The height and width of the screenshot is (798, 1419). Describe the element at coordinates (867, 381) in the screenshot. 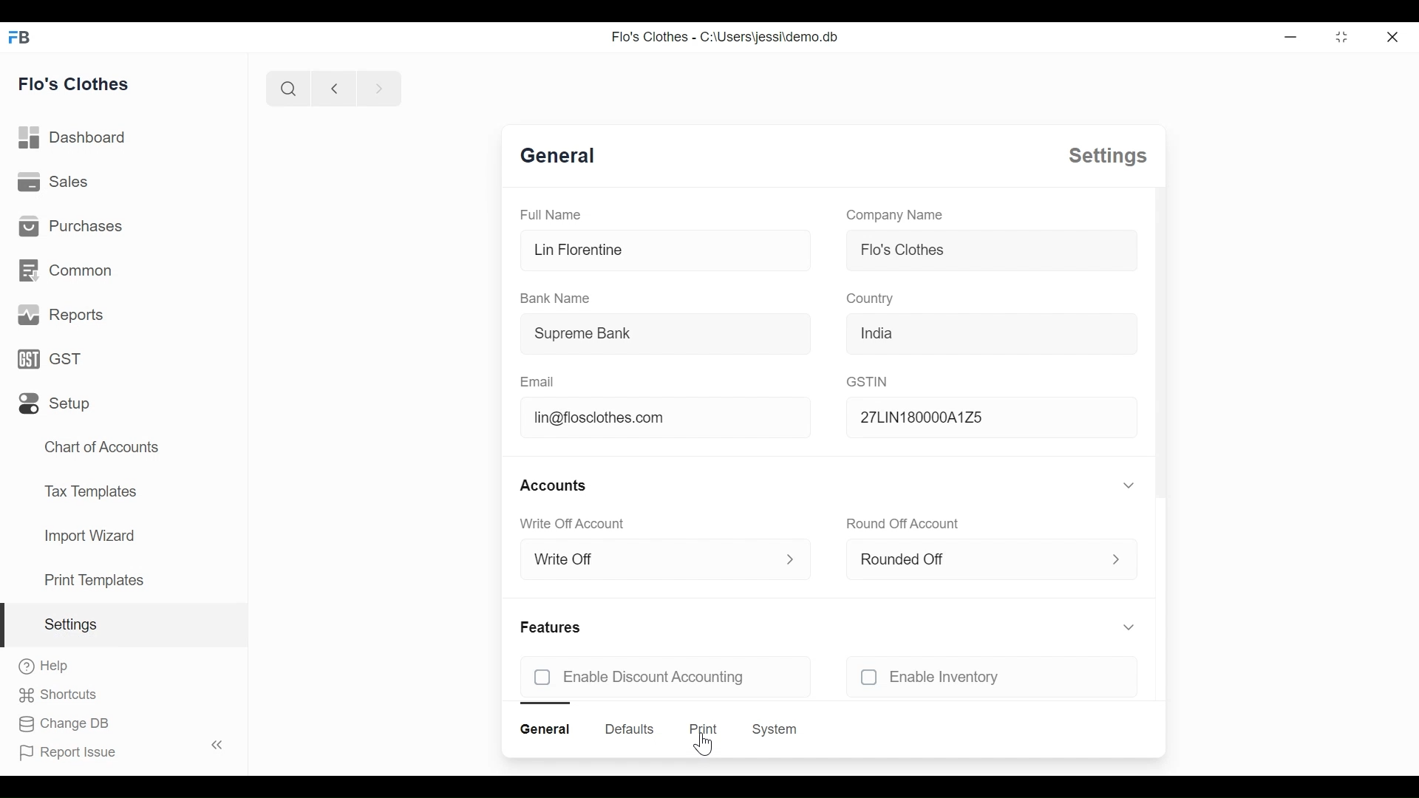

I see `GSTIN` at that location.